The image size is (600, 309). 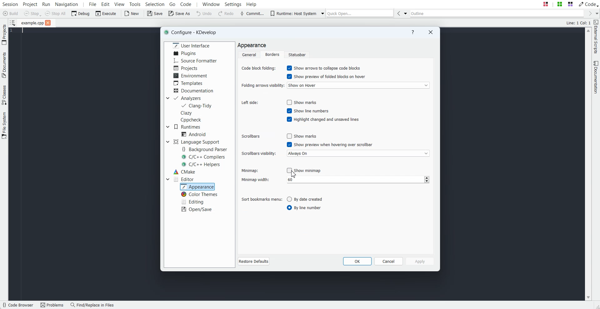 What do you see at coordinates (154, 13) in the screenshot?
I see `Save` at bounding box center [154, 13].